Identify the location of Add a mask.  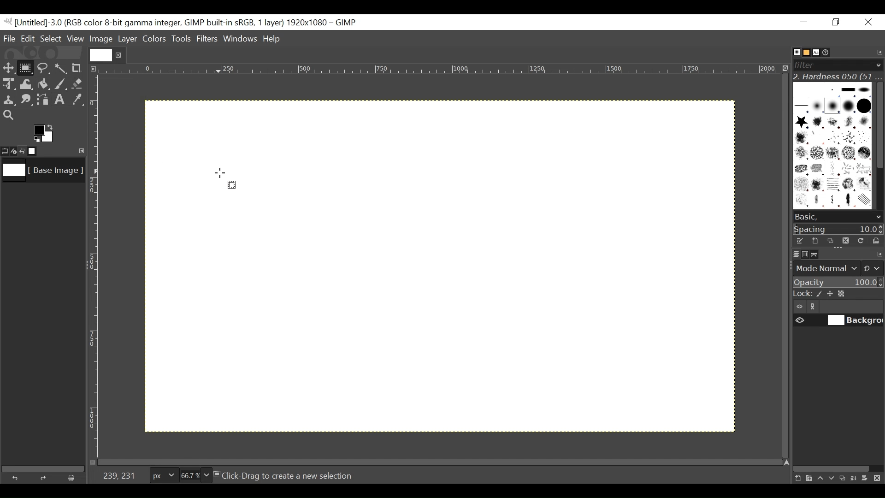
(867, 480).